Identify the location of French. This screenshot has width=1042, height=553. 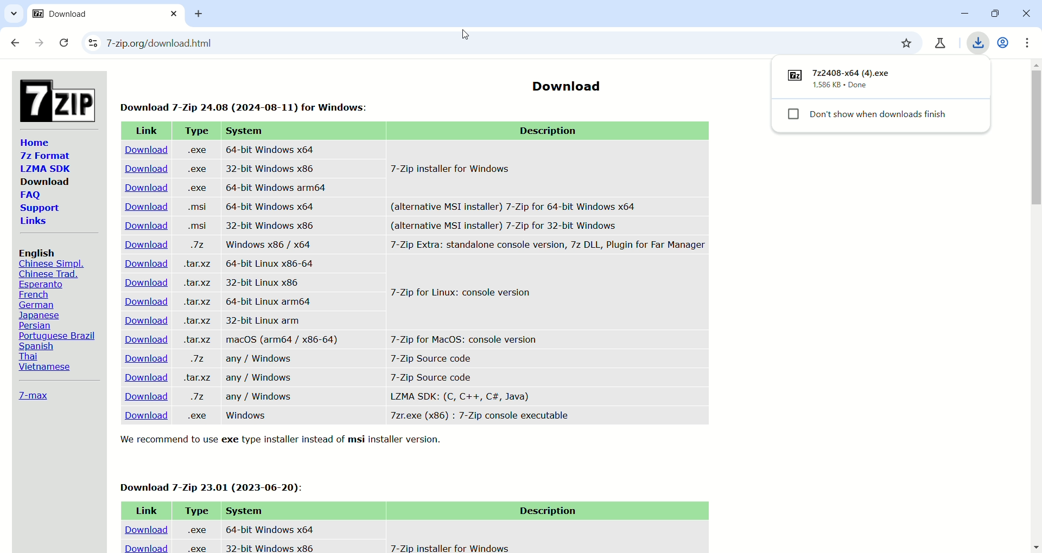
(33, 295).